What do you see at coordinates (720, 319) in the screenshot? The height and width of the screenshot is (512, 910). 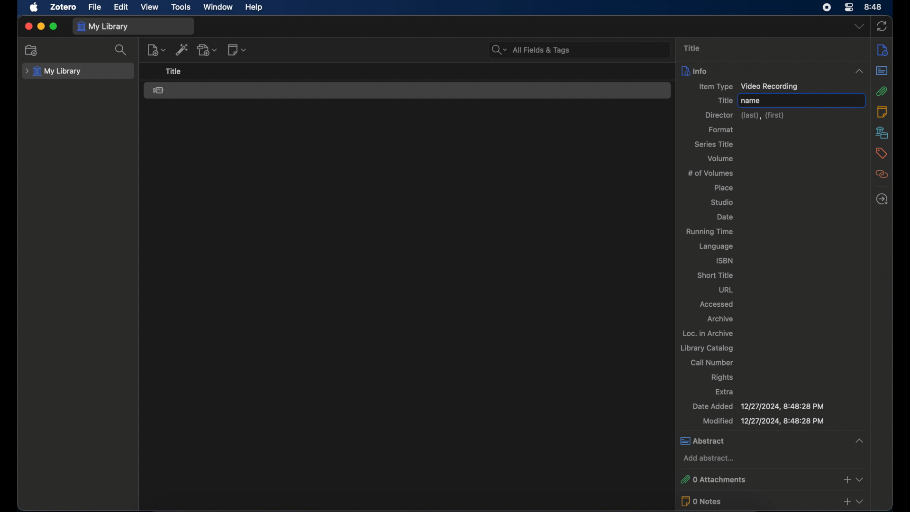 I see `archive` at bounding box center [720, 319].